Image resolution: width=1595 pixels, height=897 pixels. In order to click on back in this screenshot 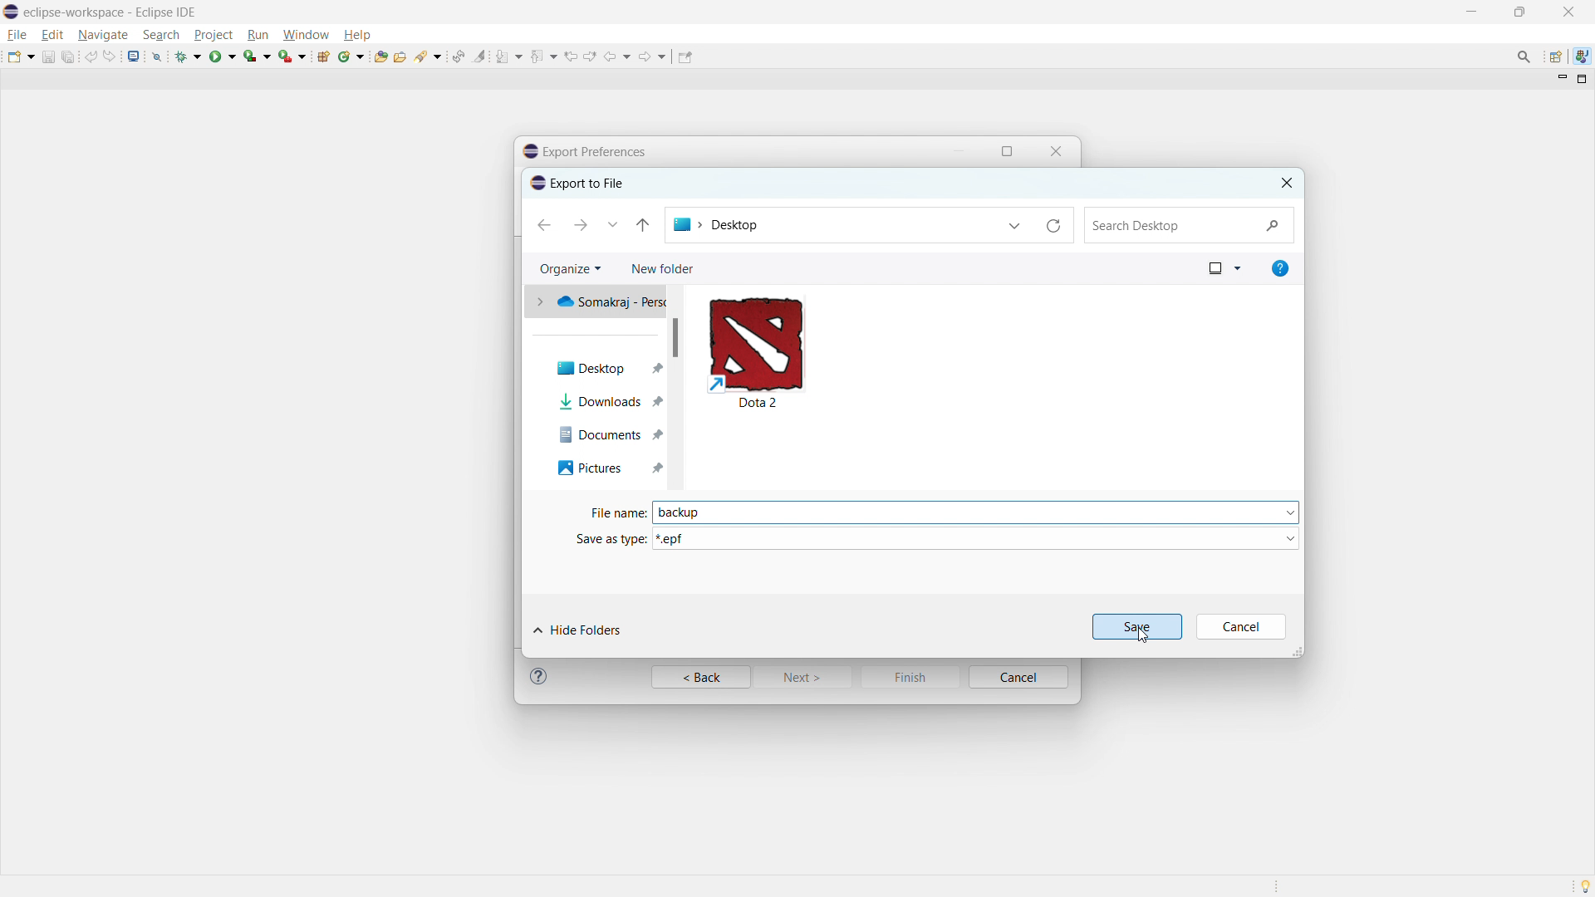, I will do `click(618, 56)`.